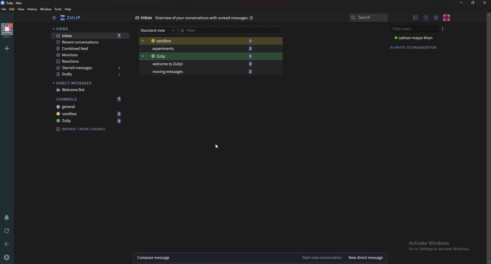 The height and width of the screenshot is (264, 491). Describe the element at coordinates (13, 3) in the screenshot. I see `zulip-fake` at that location.